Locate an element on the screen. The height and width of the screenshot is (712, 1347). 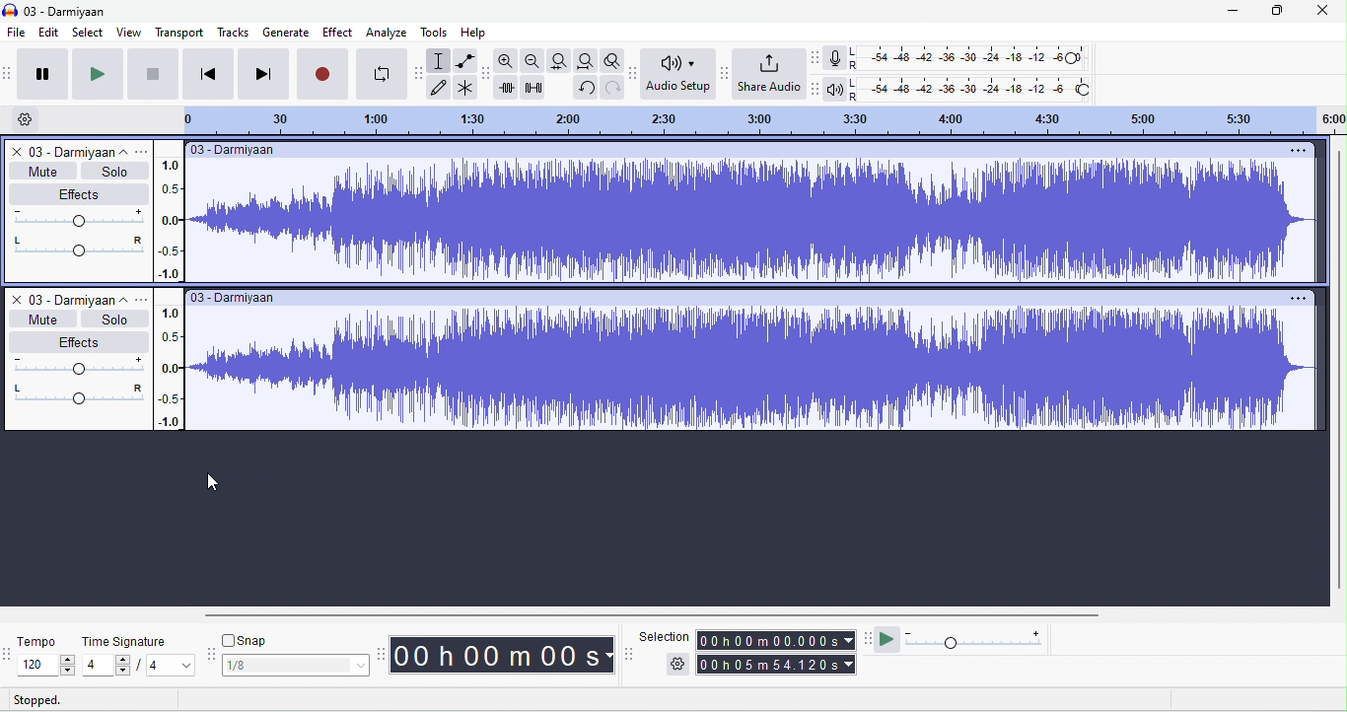
minimize is located at coordinates (1231, 13).